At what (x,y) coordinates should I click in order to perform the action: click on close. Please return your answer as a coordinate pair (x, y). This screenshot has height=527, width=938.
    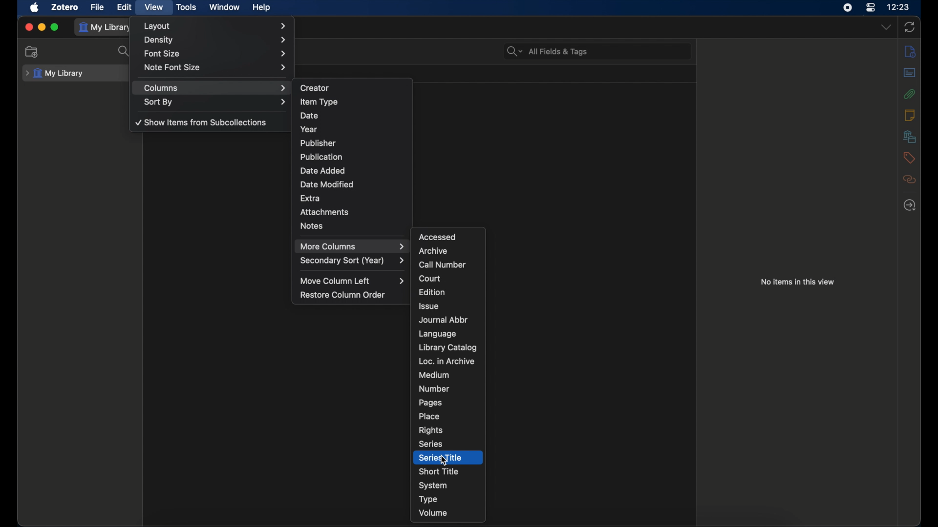
    Looking at the image, I should click on (29, 27).